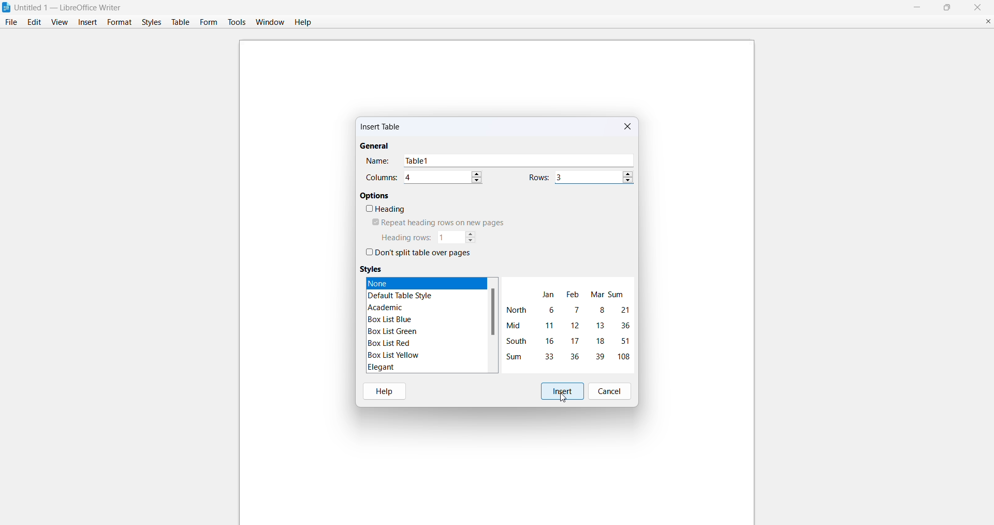 The height and width of the screenshot is (525, 994). I want to click on styles, so click(150, 22).